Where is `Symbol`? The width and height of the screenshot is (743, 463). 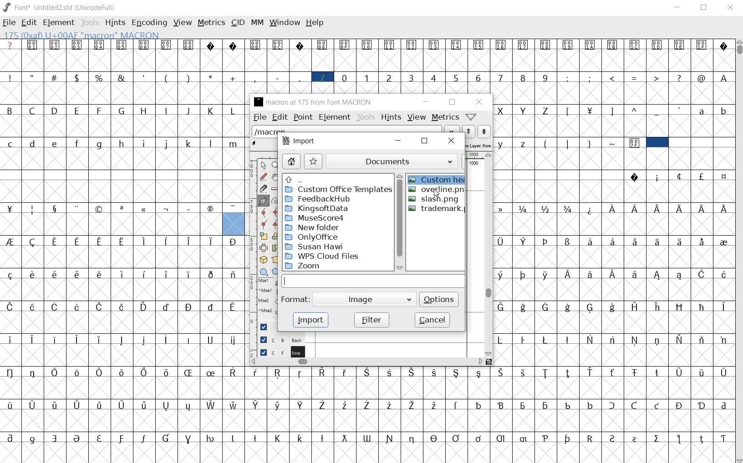 Symbol is located at coordinates (212, 405).